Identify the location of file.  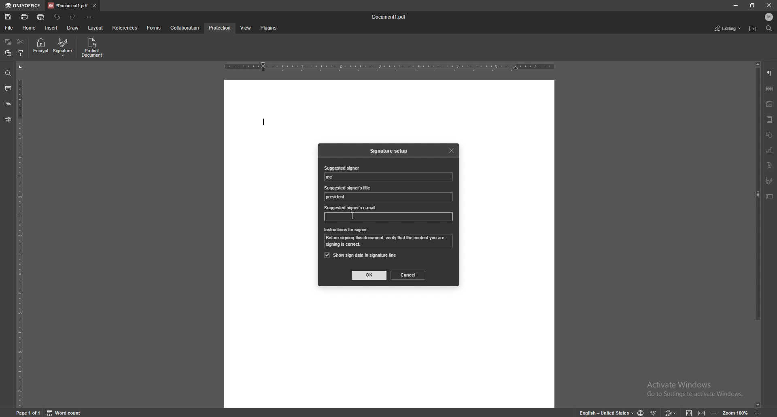
(10, 28).